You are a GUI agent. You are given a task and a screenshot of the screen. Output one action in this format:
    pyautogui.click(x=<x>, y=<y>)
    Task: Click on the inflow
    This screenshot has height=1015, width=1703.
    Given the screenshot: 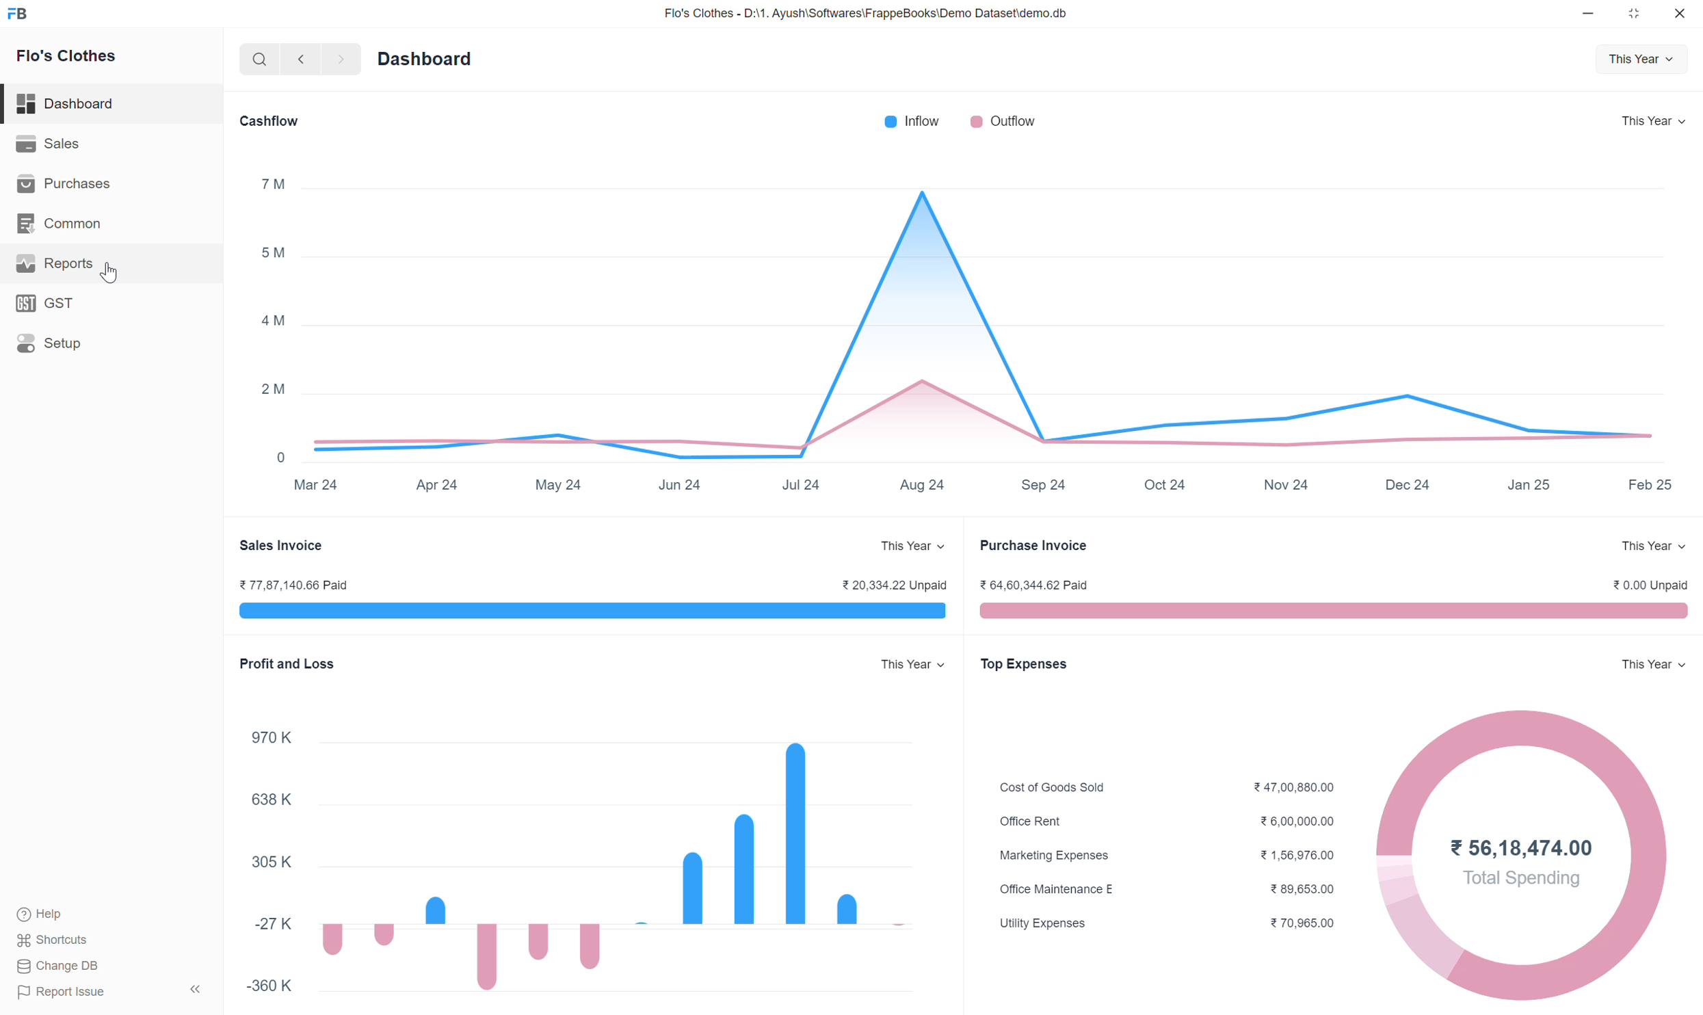 What is the action you would take?
    pyautogui.click(x=912, y=120)
    